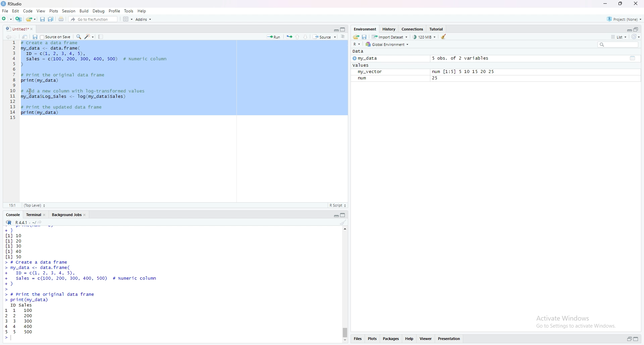  Describe the element at coordinates (462, 58) in the screenshot. I see `5 obs. of 2 variables` at that location.